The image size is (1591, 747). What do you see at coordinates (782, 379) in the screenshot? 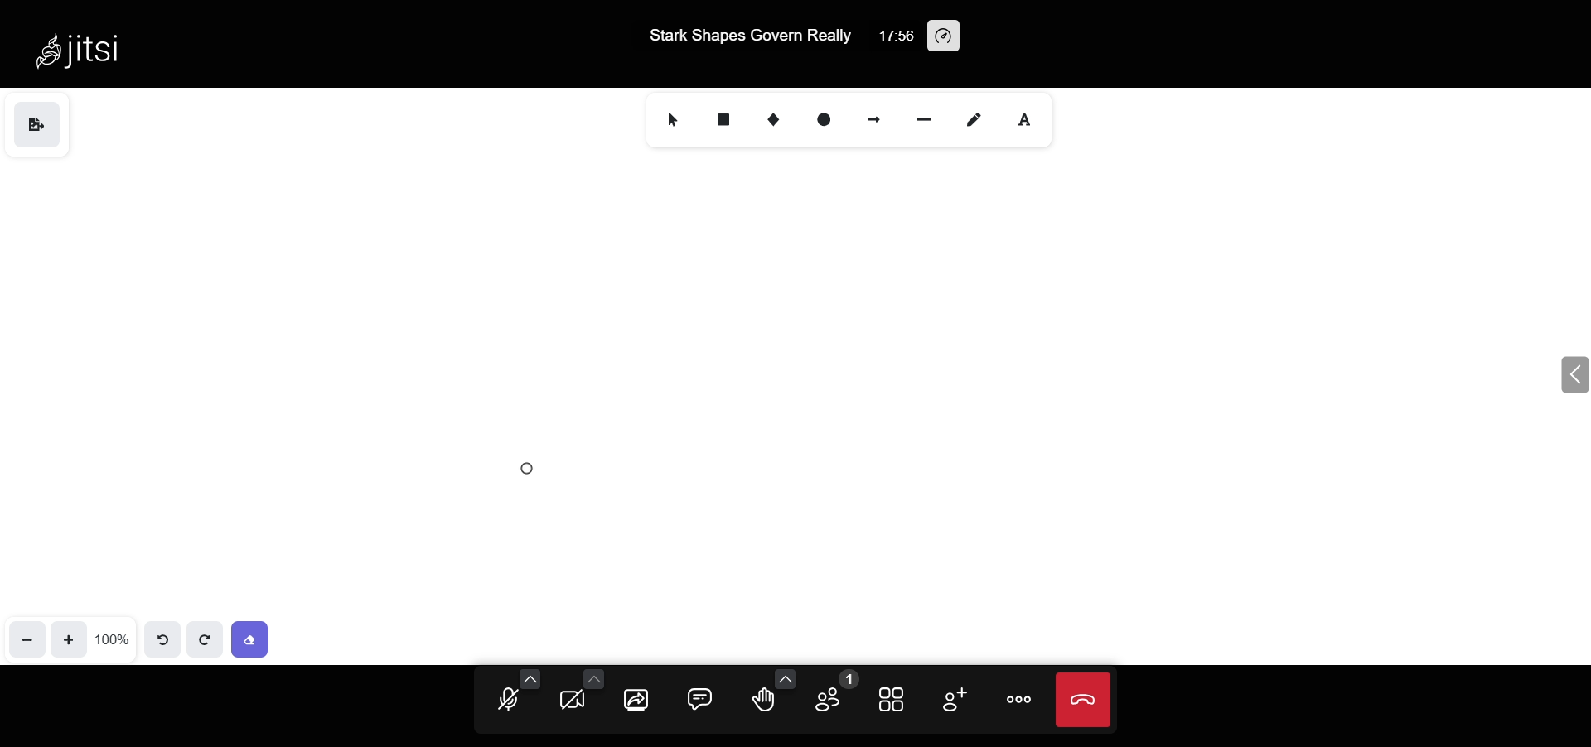
I see `content erased` at bounding box center [782, 379].